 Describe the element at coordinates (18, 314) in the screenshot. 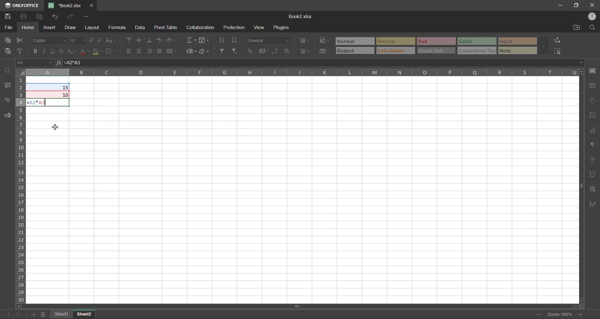

I see `next` at that location.